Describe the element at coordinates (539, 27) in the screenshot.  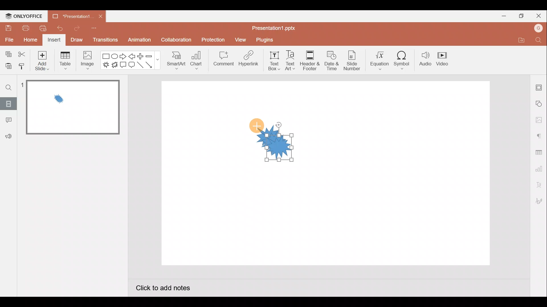
I see `G` at that location.